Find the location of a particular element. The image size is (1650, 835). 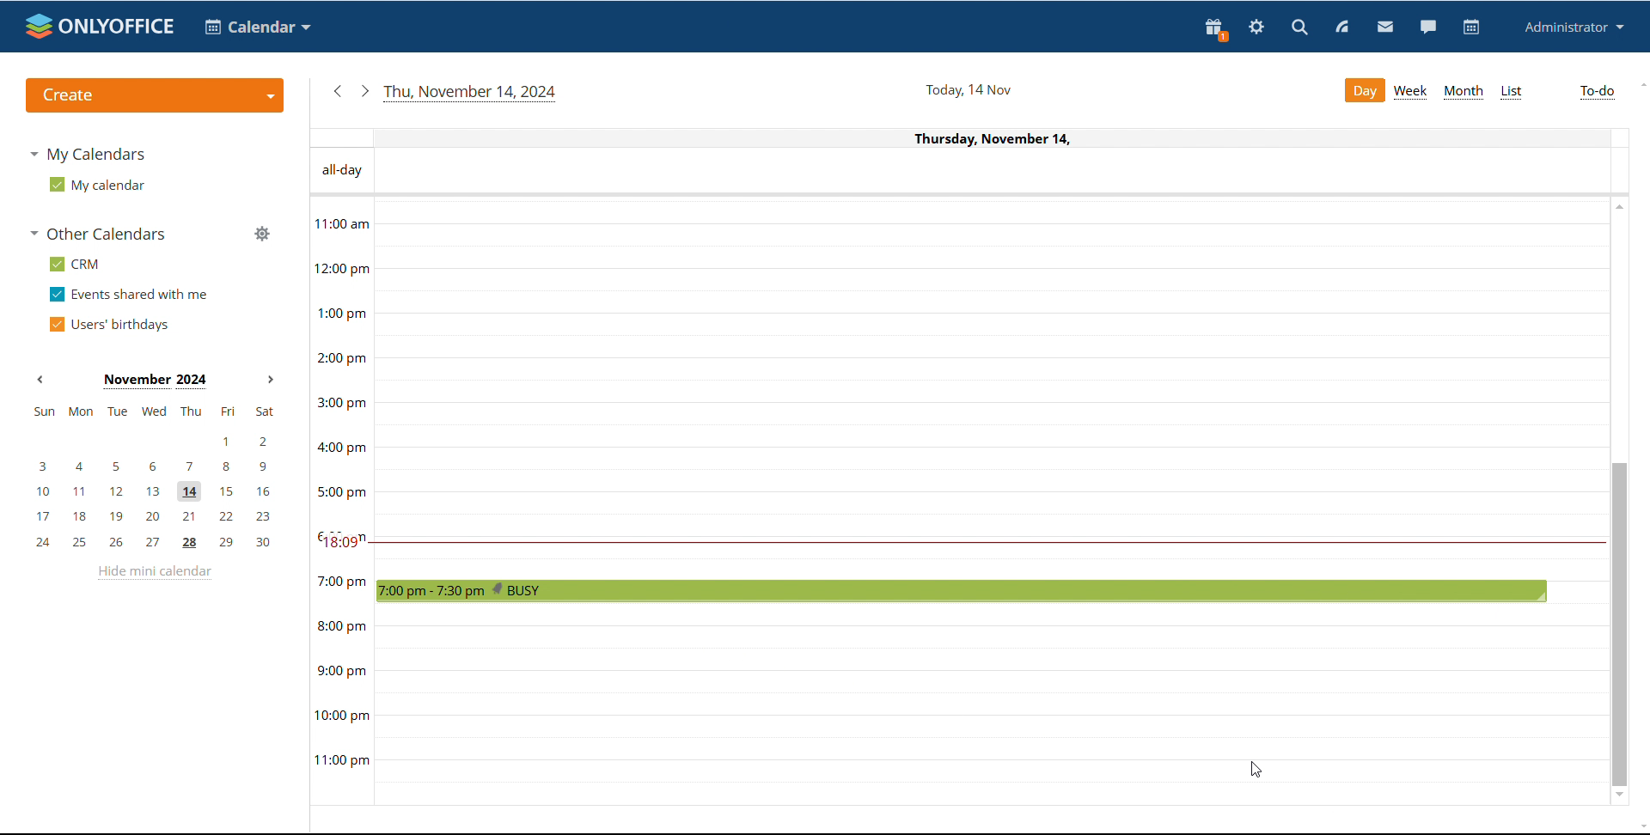

events shared with me is located at coordinates (127, 296).